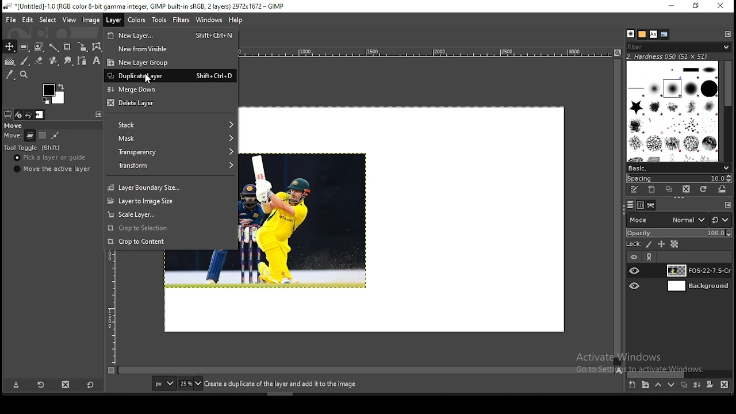 The width and height of the screenshot is (736, 414). Describe the element at coordinates (53, 94) in the screenshot. I see `colors` at that location.